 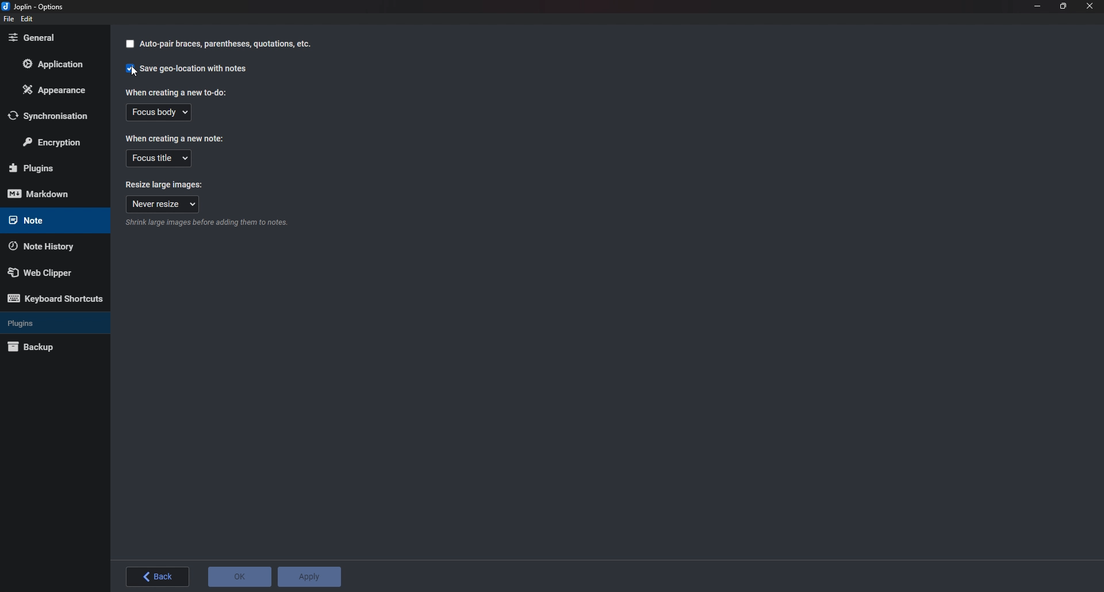 I want to click on Application, so click(x=56, y=64).